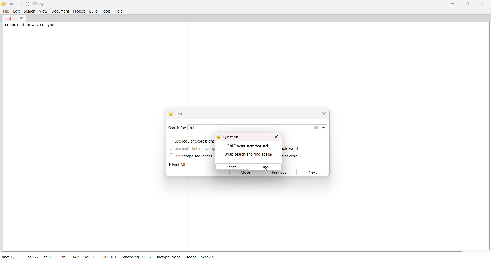  What do you see at coordinates (194, 127) in the screenshot?
I see `hi` at bounding box center [194, 127].